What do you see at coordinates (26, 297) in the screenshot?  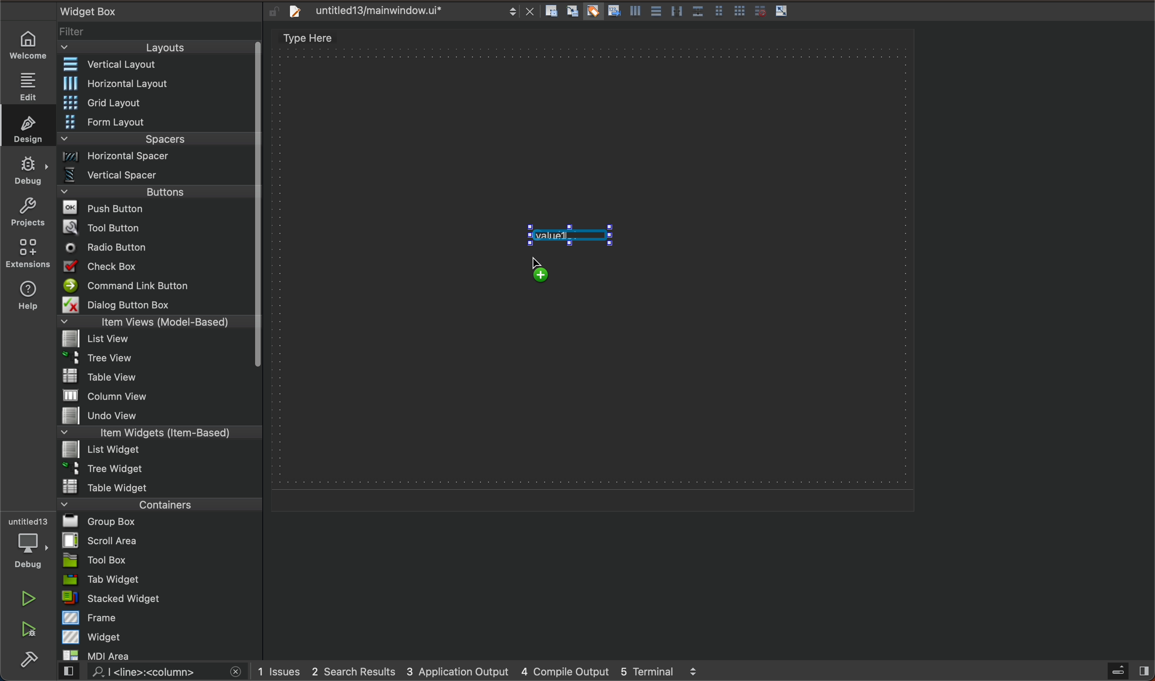 I see `help` at bounding box center [26, 297].